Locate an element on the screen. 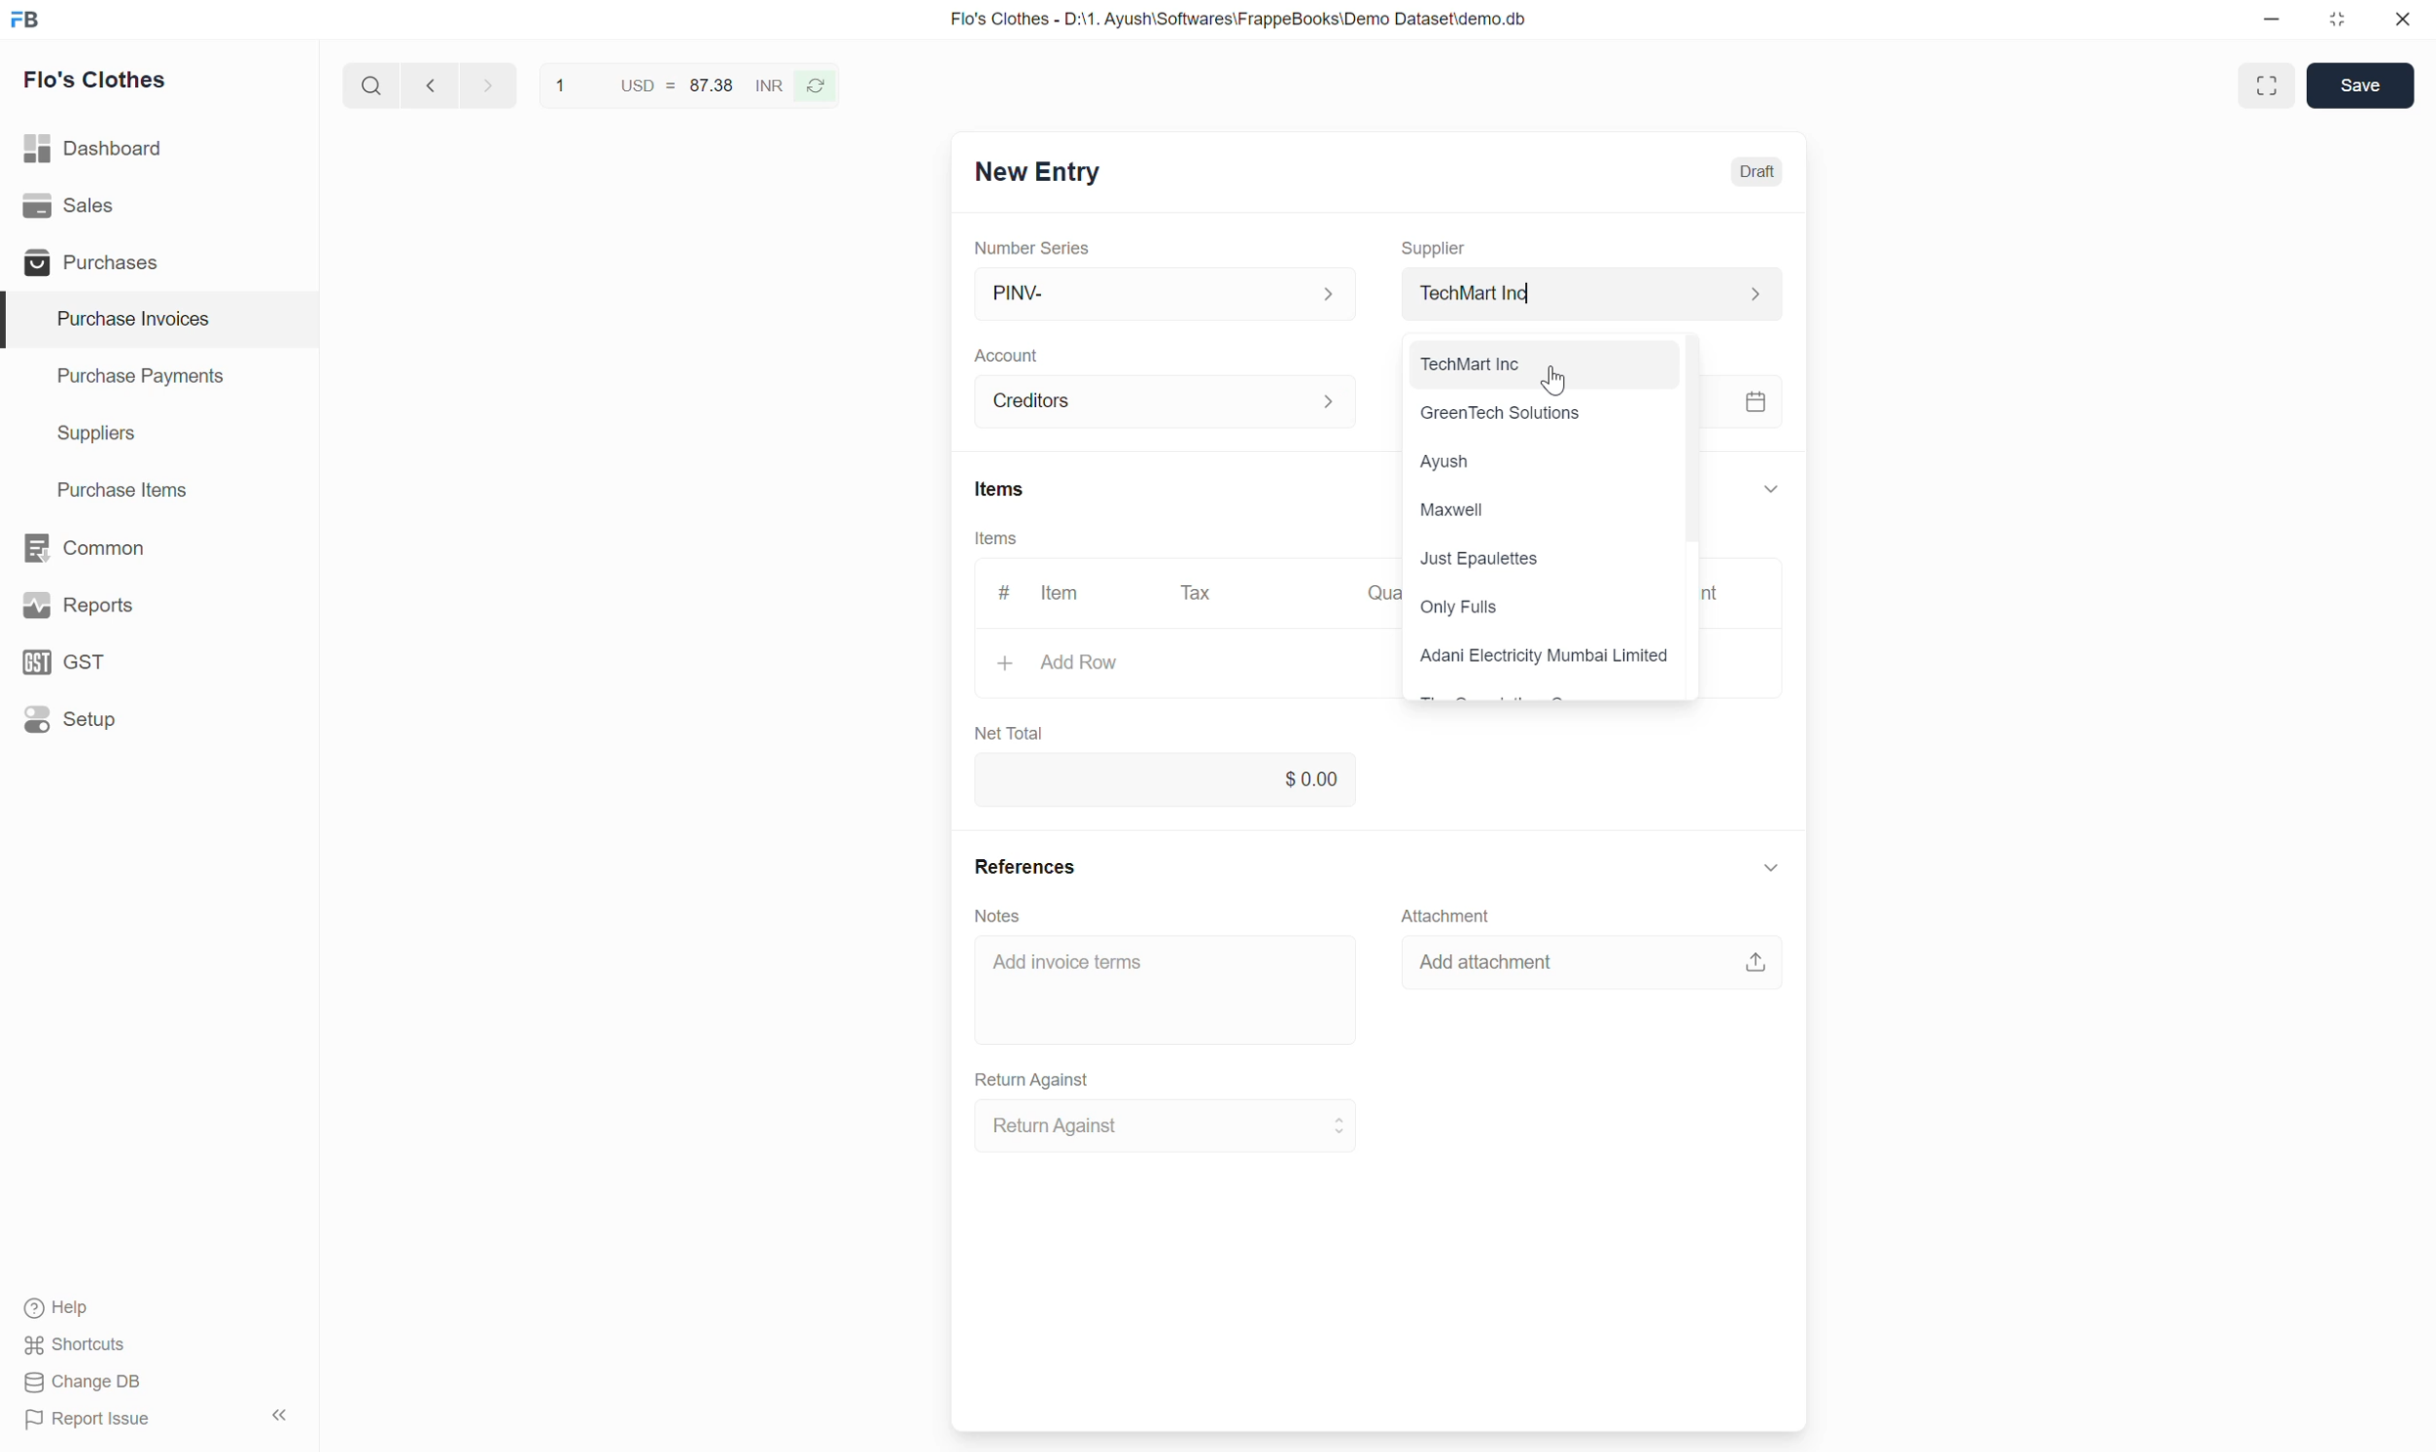 This screenshot has width=2436, height=1452. frappe books logo is located at coordinates (29, 19).